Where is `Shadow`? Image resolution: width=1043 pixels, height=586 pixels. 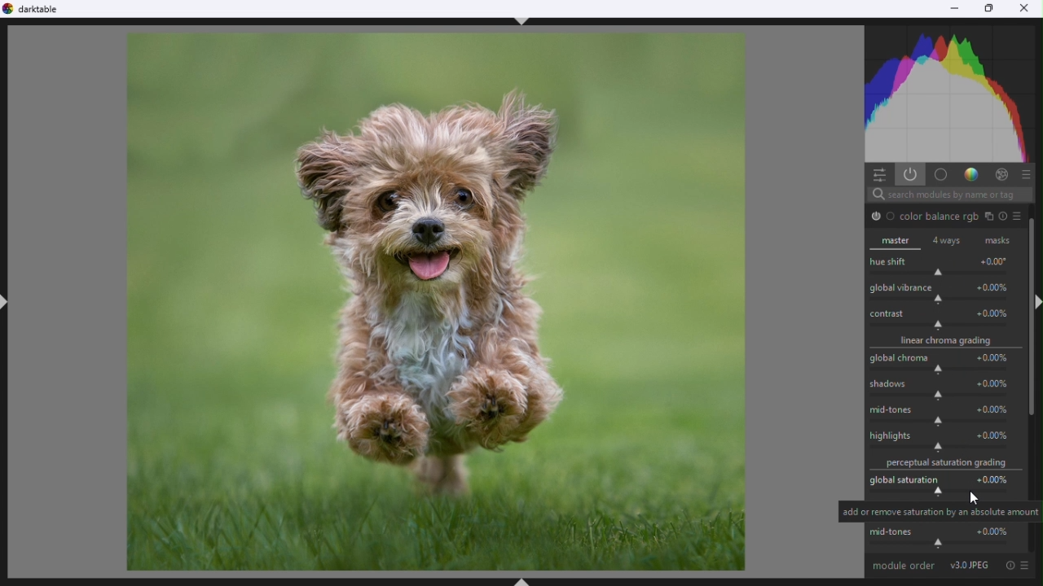 Shadow is located at coordinates (947, 389).